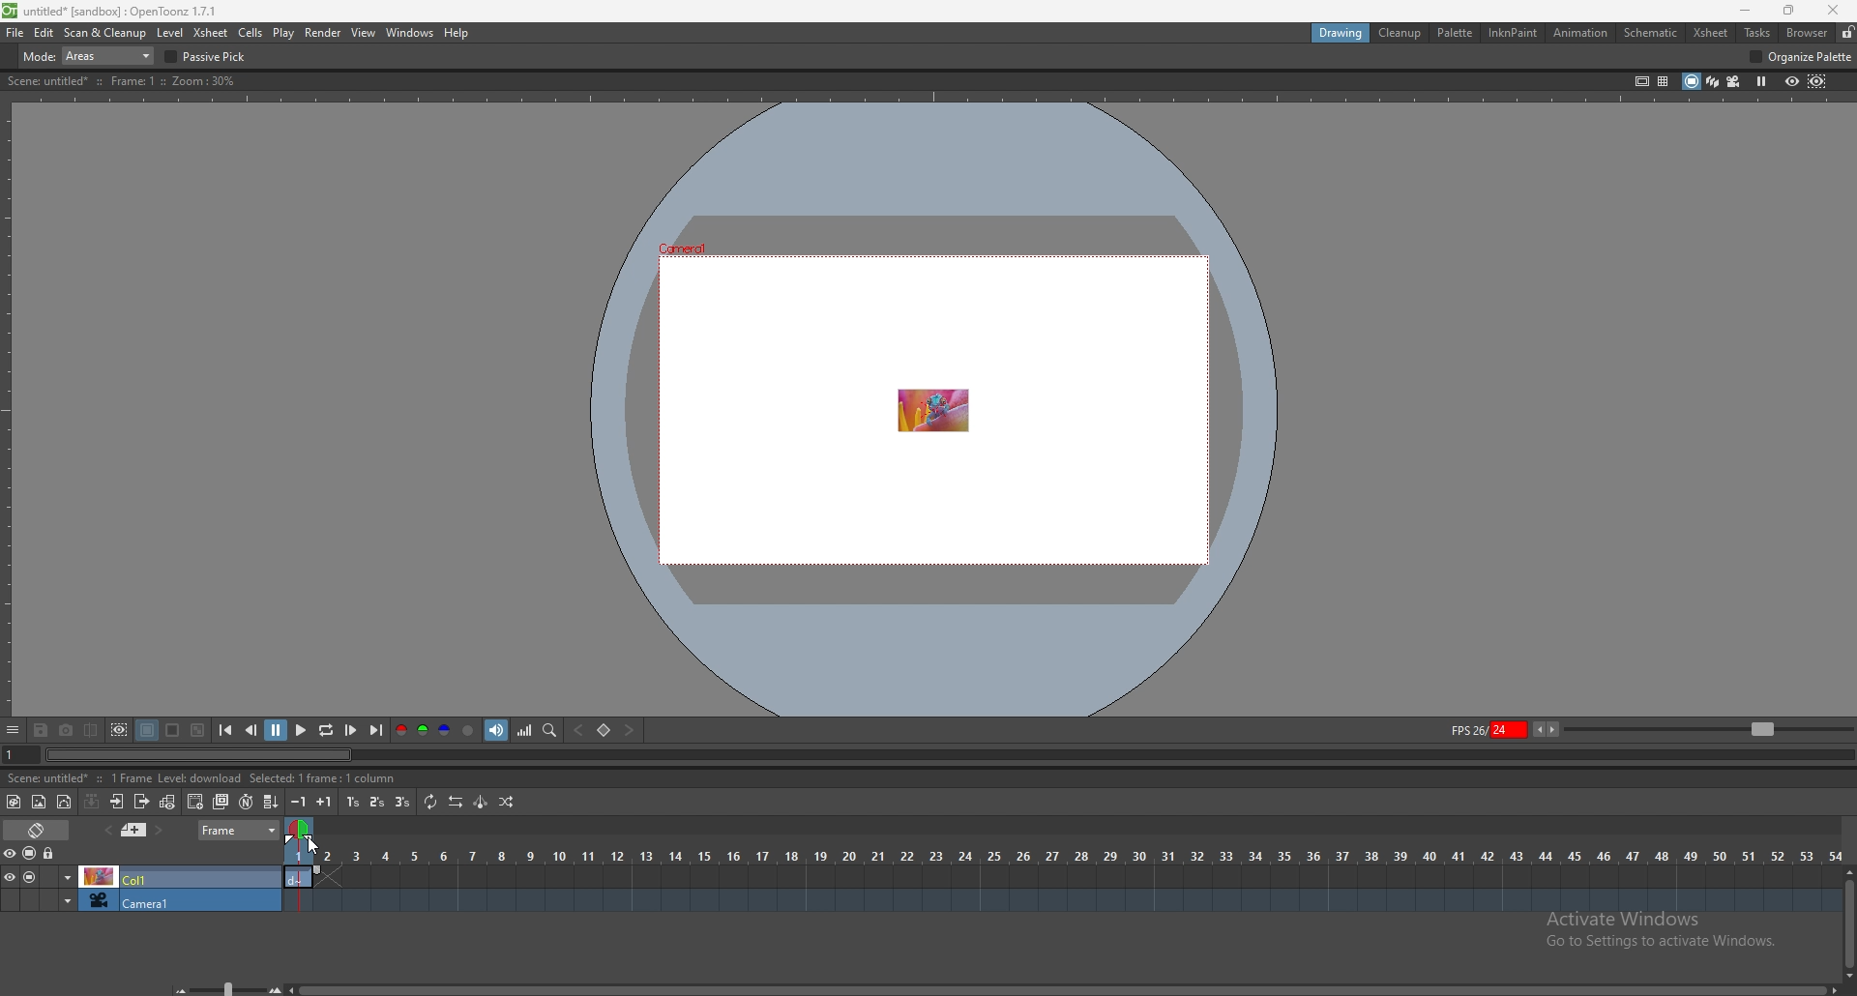 The width and height of the screenshot is (1857, 996). What do you see at coordinates (1343, 33) in the screenshot?
I see `drawing` at bounding box center [1343, 33].